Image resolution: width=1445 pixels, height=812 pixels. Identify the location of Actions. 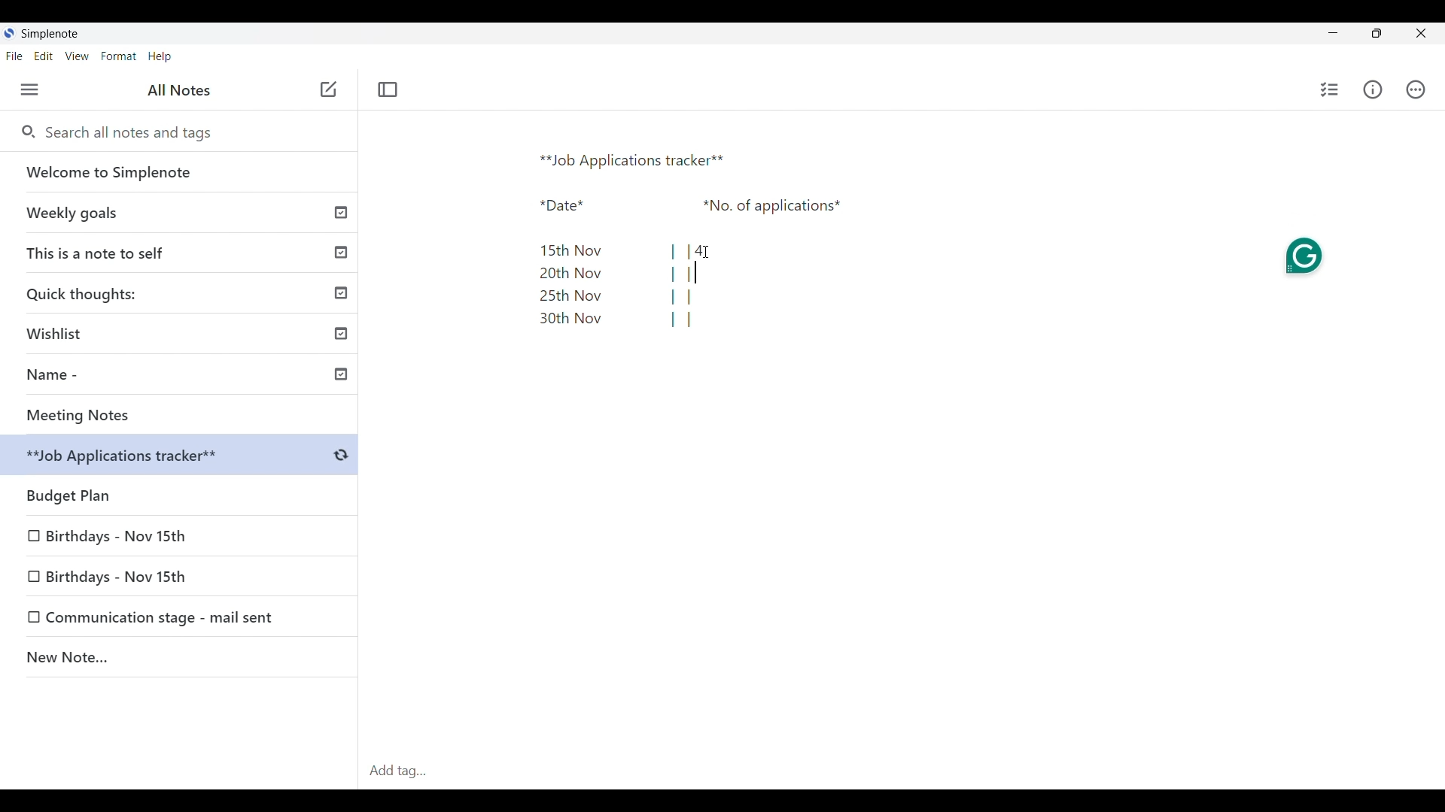
(1416, 89).